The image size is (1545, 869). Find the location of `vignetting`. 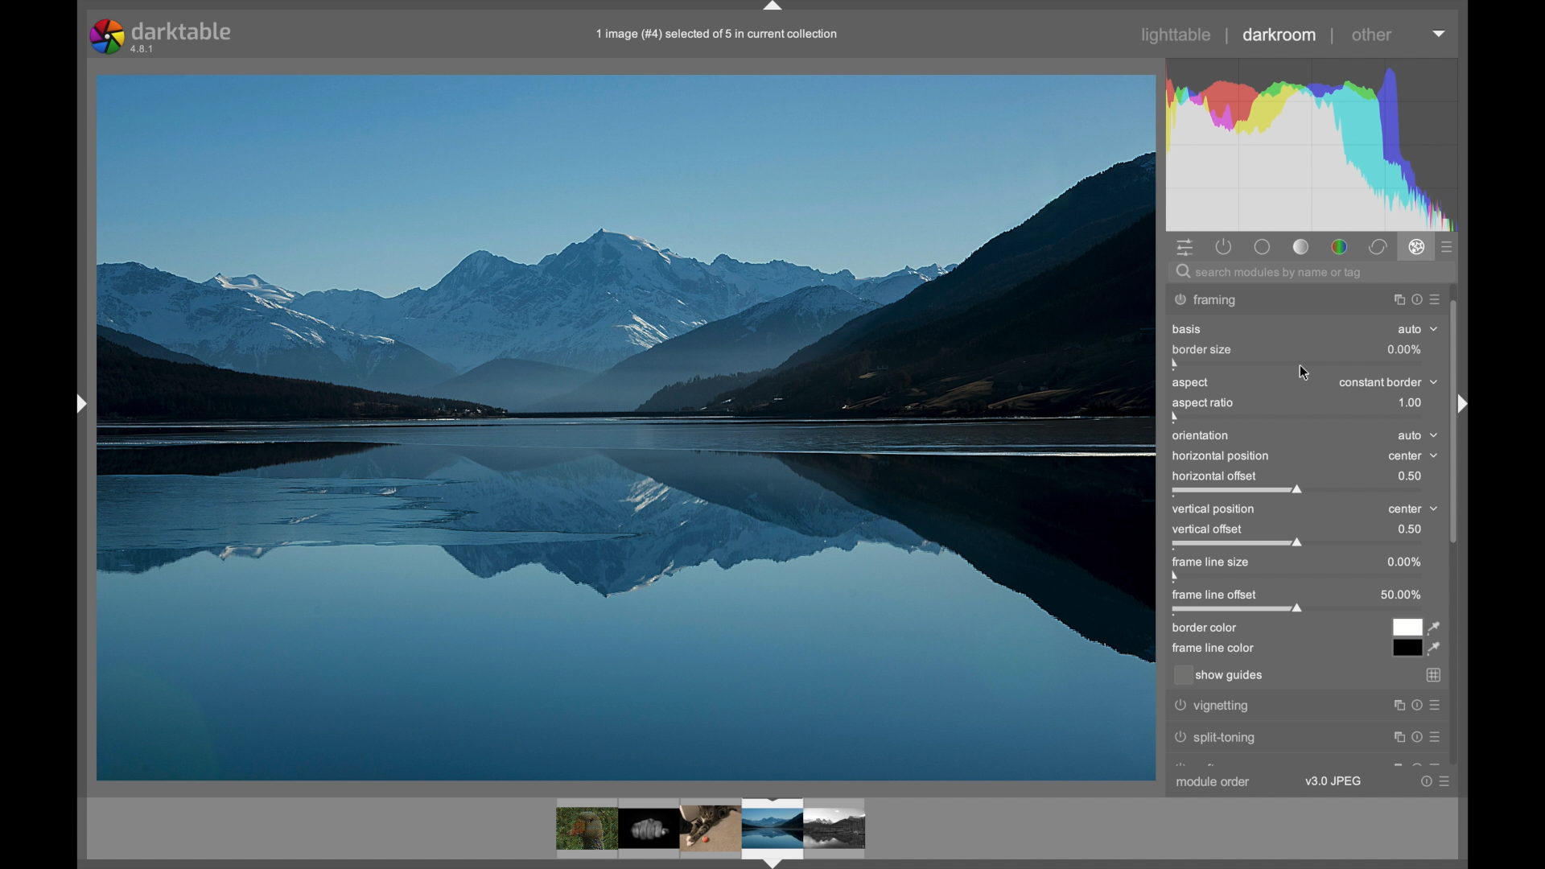

vignetting is located at coordinates (1211, 707).